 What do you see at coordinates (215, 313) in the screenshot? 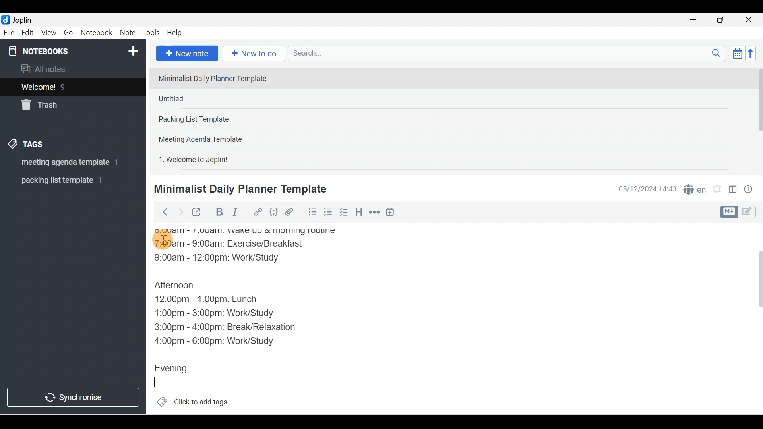
I see `1:00pm - 3:00pm: Work/Study` at bounding box center [215, 313].